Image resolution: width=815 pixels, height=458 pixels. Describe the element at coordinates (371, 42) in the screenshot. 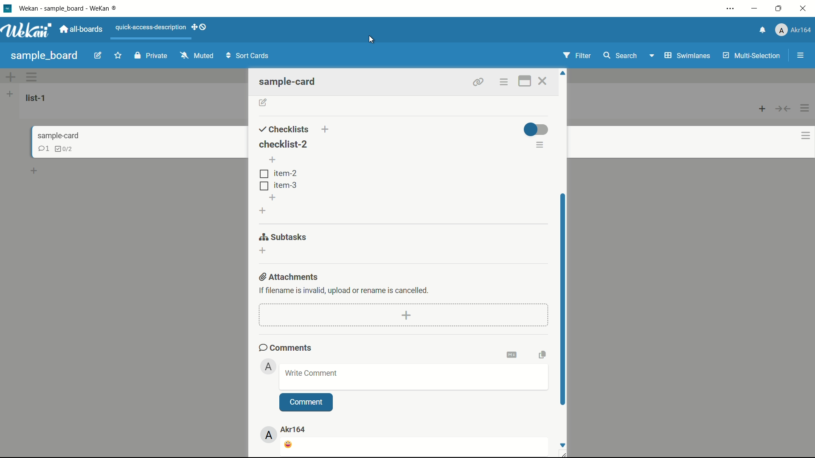

I see `cursor` at that location.